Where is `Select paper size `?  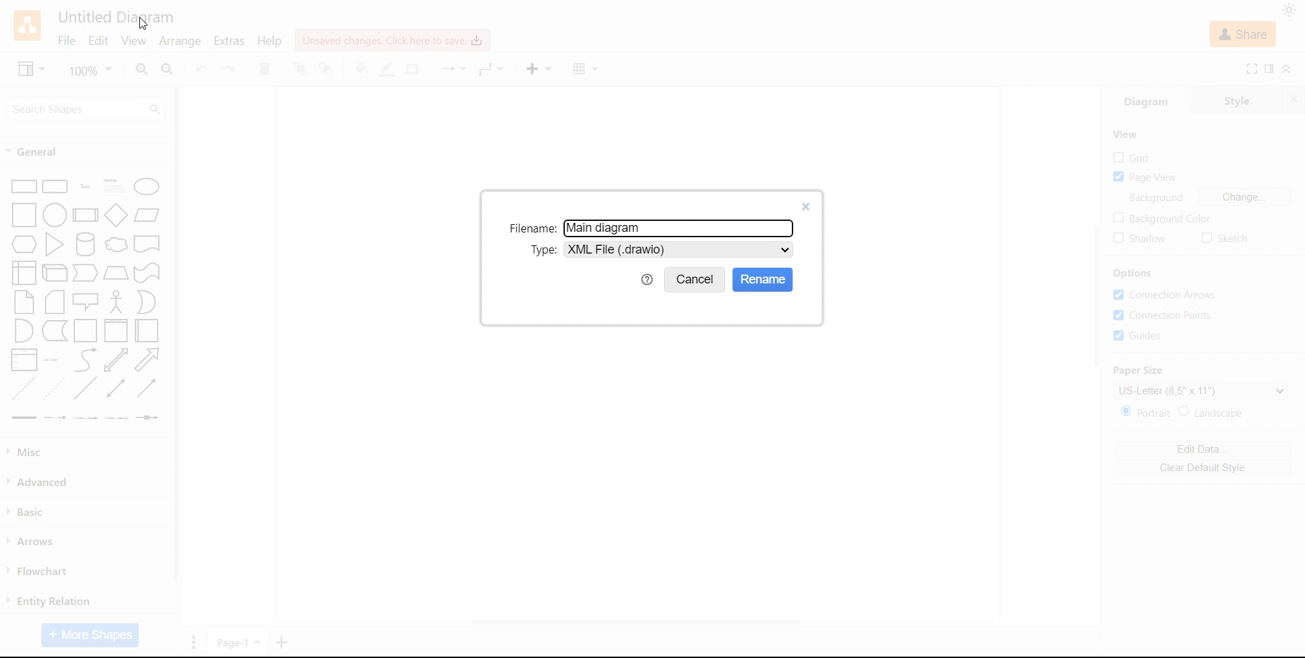 Select paper size  is located at coordinates (1200, 390).